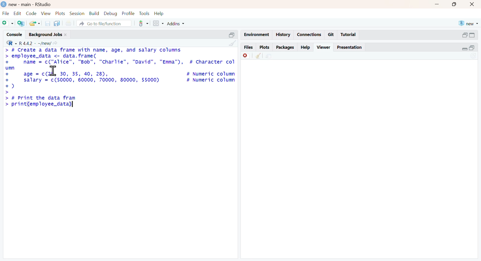  I want to click on maximize window, so click(456, 5).